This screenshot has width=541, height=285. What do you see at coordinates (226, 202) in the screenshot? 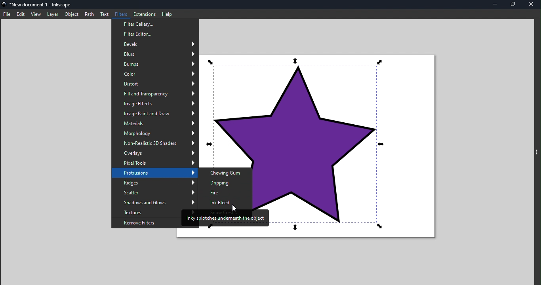
I see `Ink Bleed` at bounding box center [226, 202].